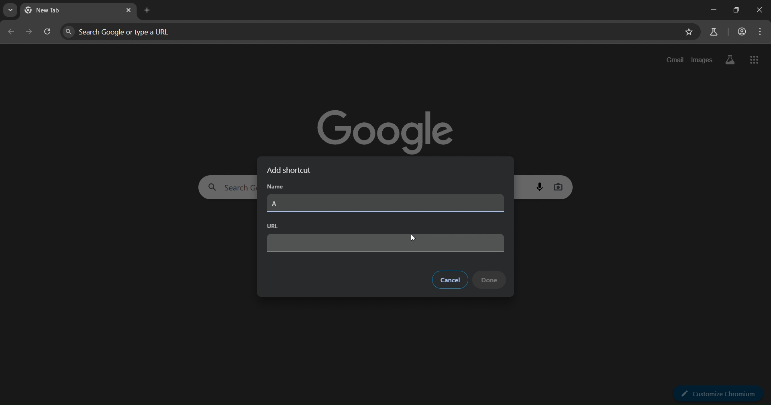  What do you see at coordinates (276, 188) in the screenshot?
I see `name` at bounding box center [276, 188].